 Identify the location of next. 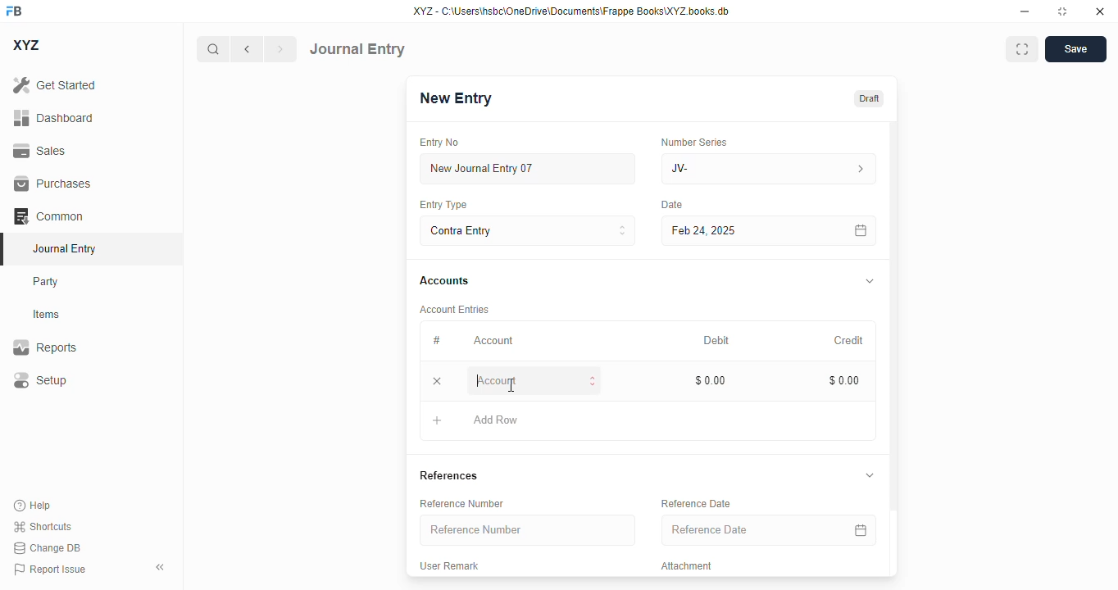
(281, 49).